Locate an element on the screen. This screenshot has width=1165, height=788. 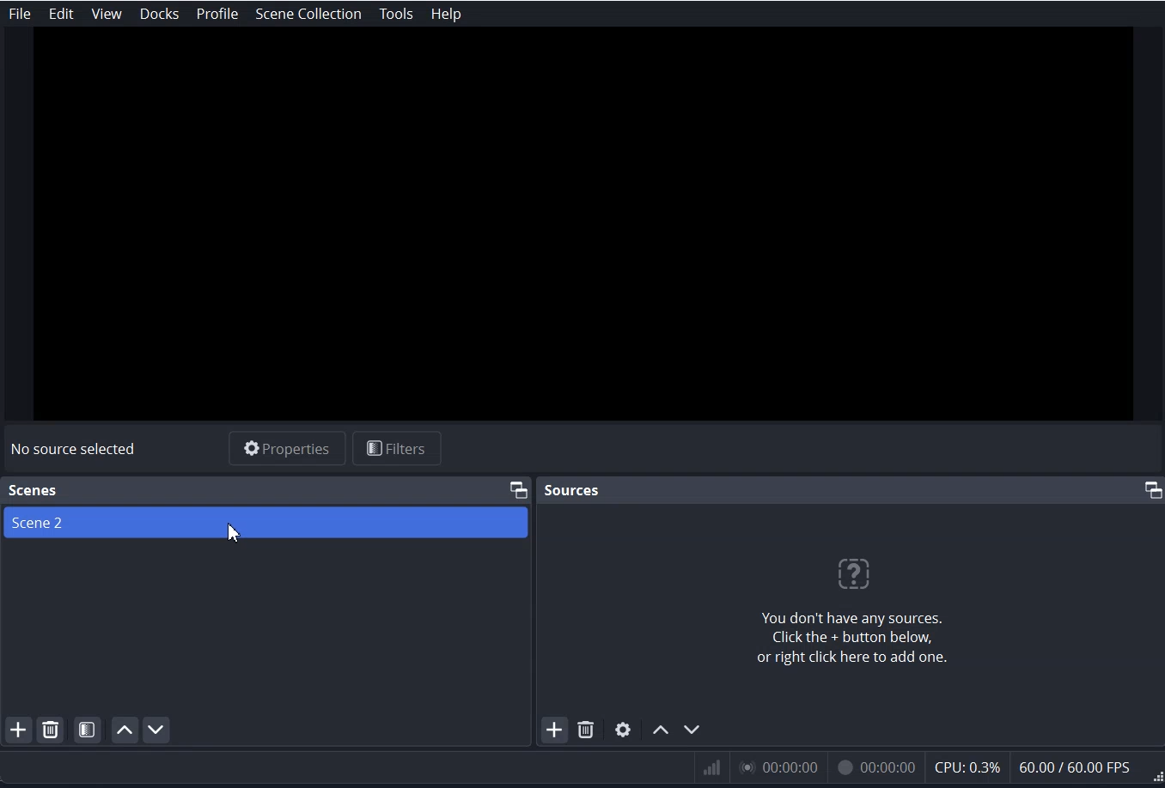
Move Source Up is located at coordinates (662, 729).